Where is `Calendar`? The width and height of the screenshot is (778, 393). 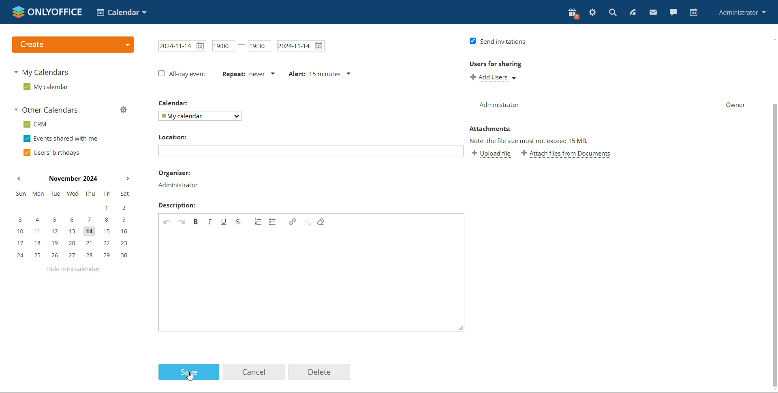 Calendar is located at coordinates (176, 104).